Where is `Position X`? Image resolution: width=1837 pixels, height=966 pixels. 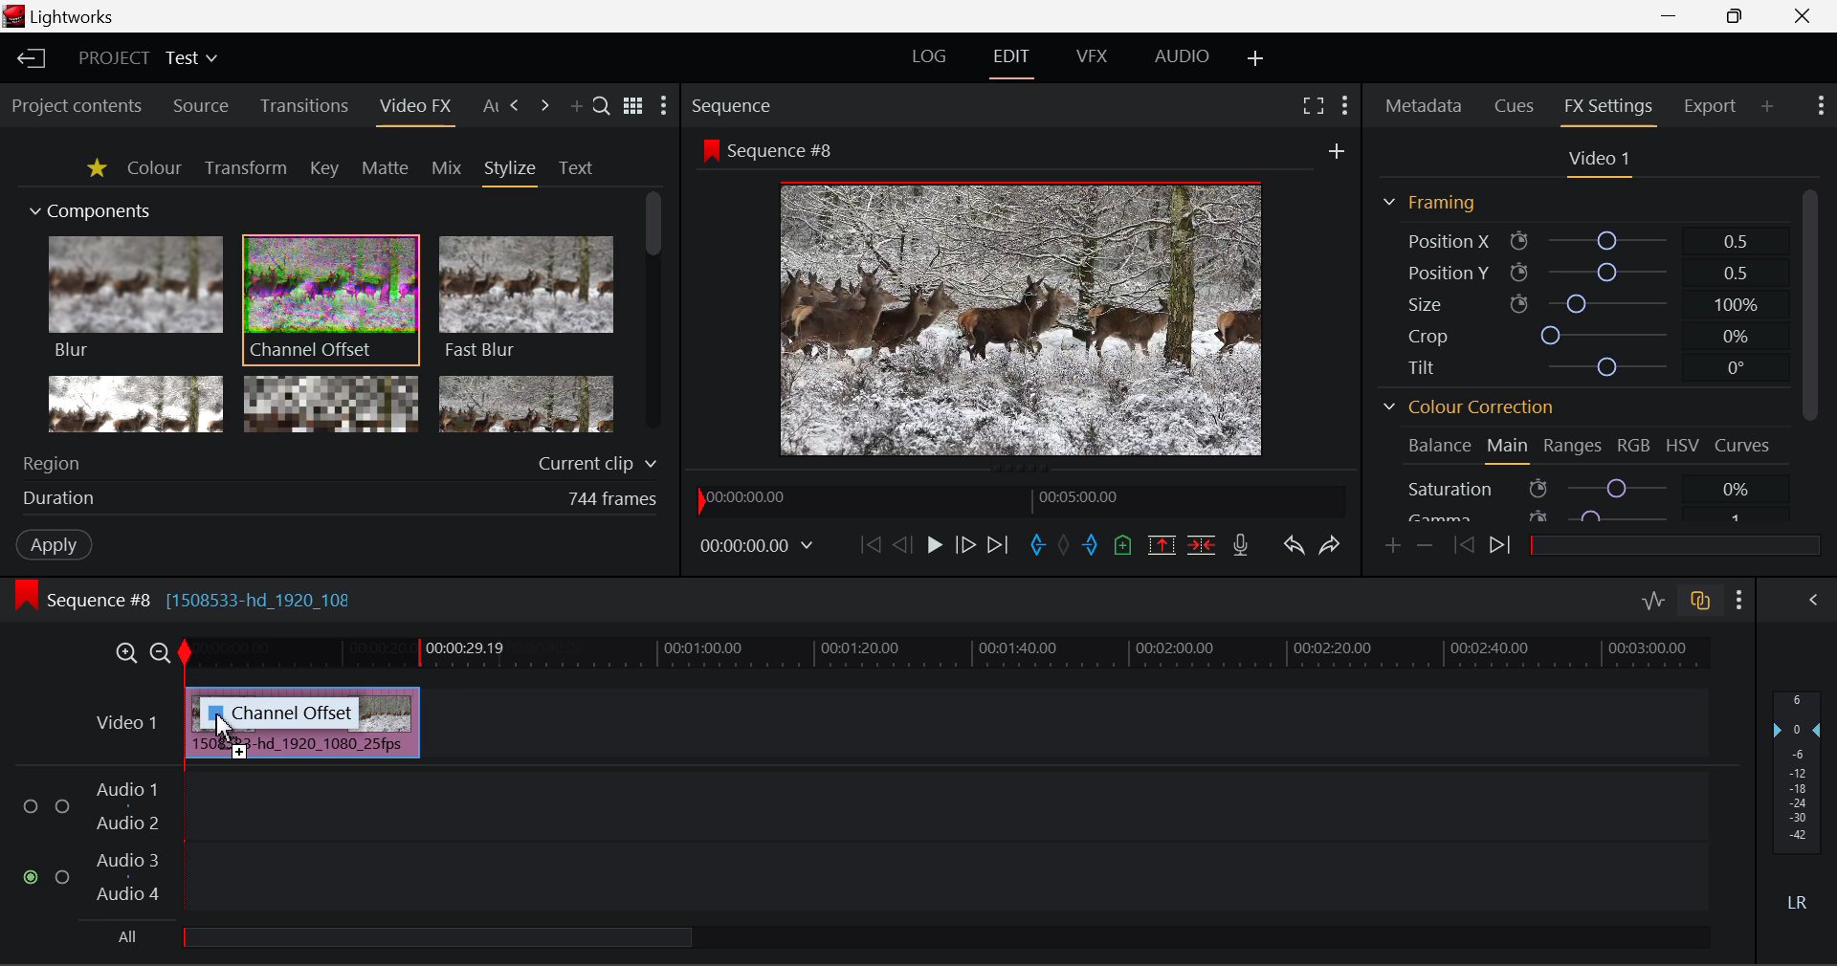 Position X is located at coordinates (1582, 240).